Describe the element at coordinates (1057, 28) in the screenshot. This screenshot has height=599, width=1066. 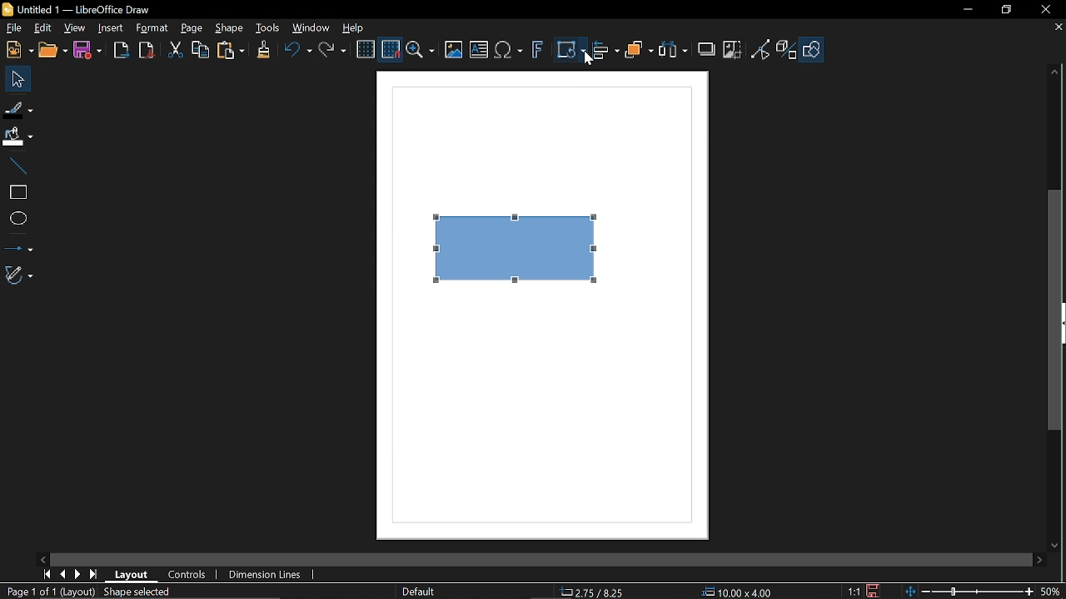
I see `Close tab` at that location.